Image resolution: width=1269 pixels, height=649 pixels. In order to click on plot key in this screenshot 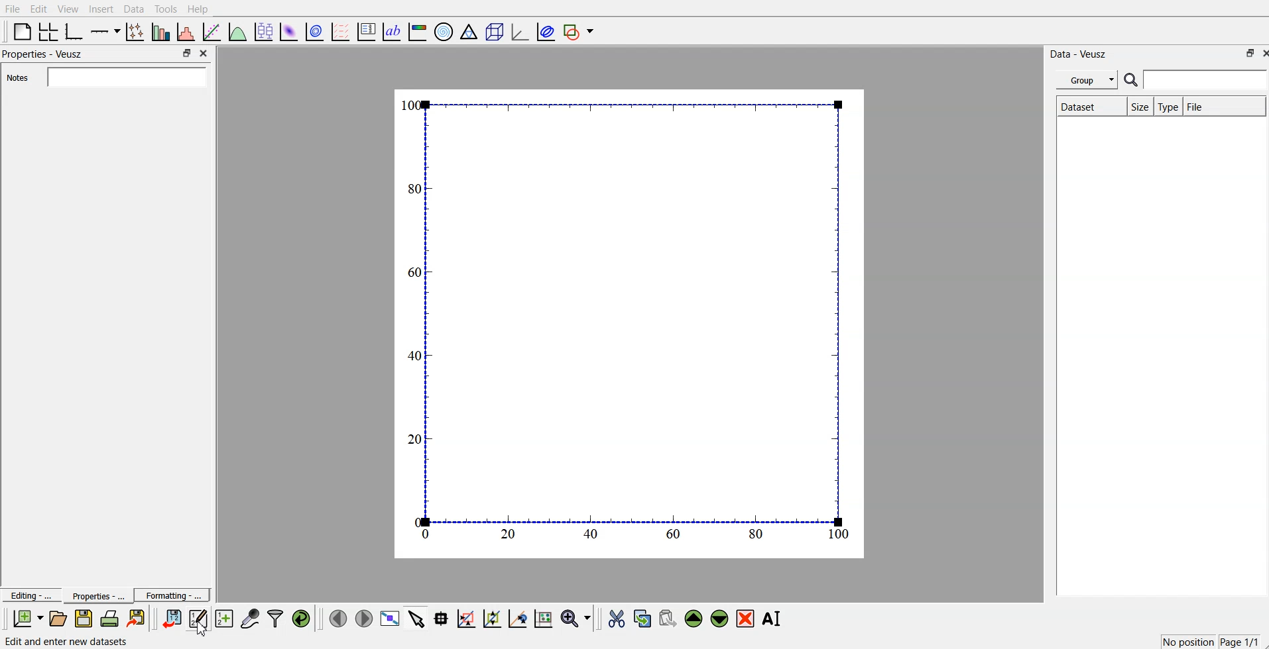, I will do `click(367, 30)`.